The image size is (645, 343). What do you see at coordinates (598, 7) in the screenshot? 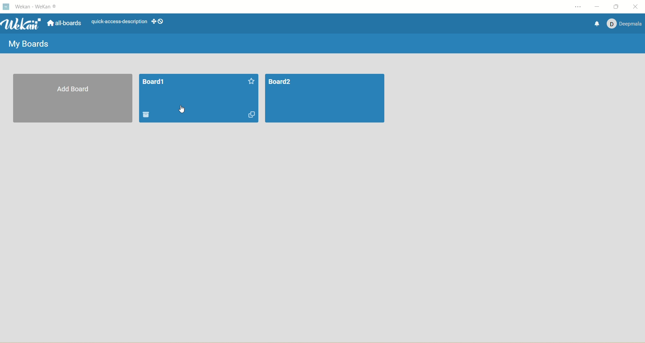
I see `minimize` at bounding box center [598, 7].